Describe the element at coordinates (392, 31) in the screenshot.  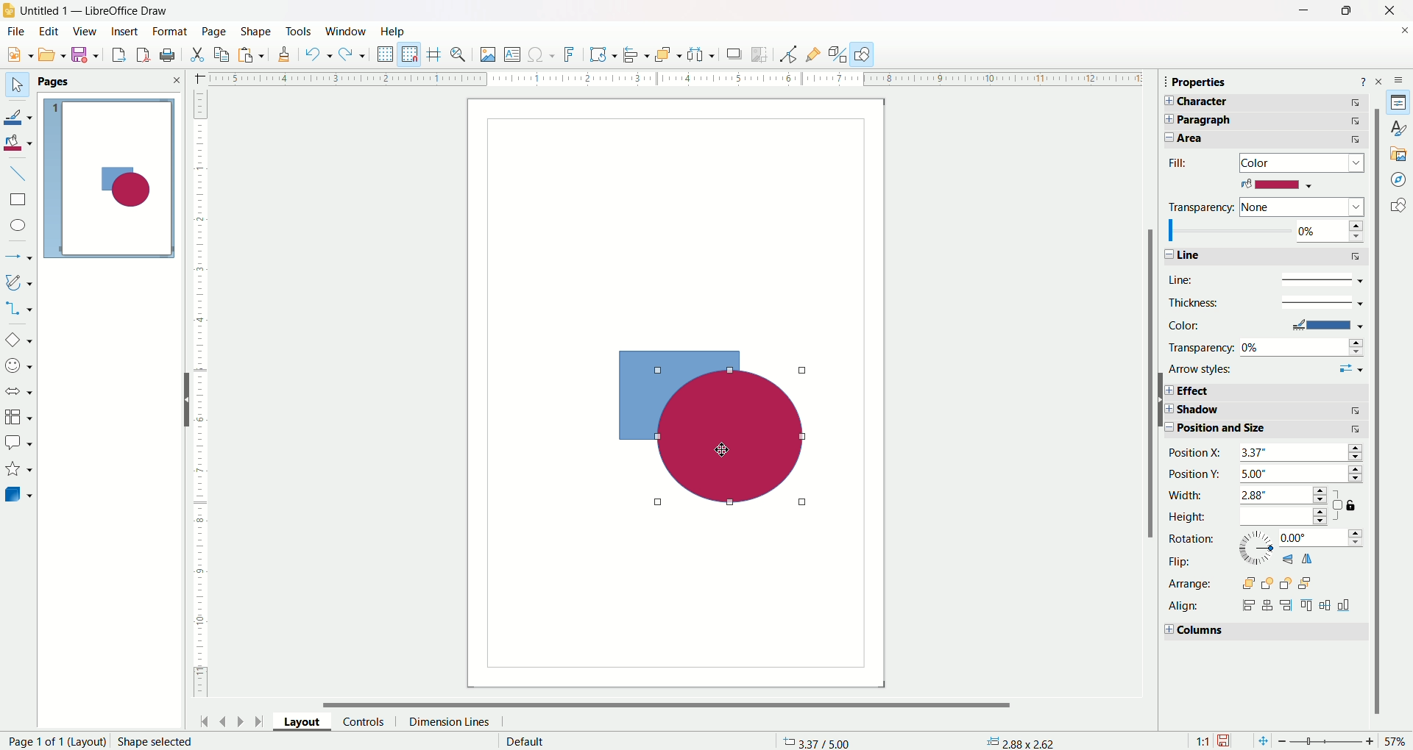
I see `help` at that location.